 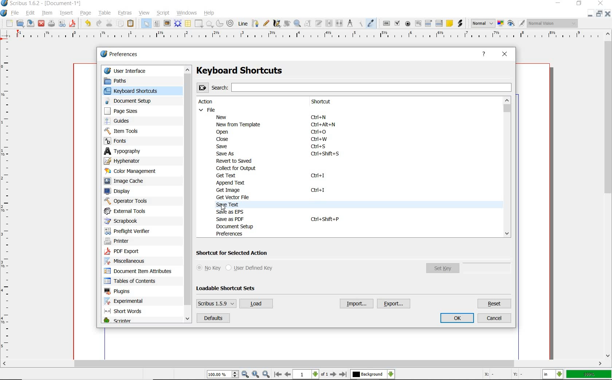 I want to click on eye dropper, so click(x=371, y=23).